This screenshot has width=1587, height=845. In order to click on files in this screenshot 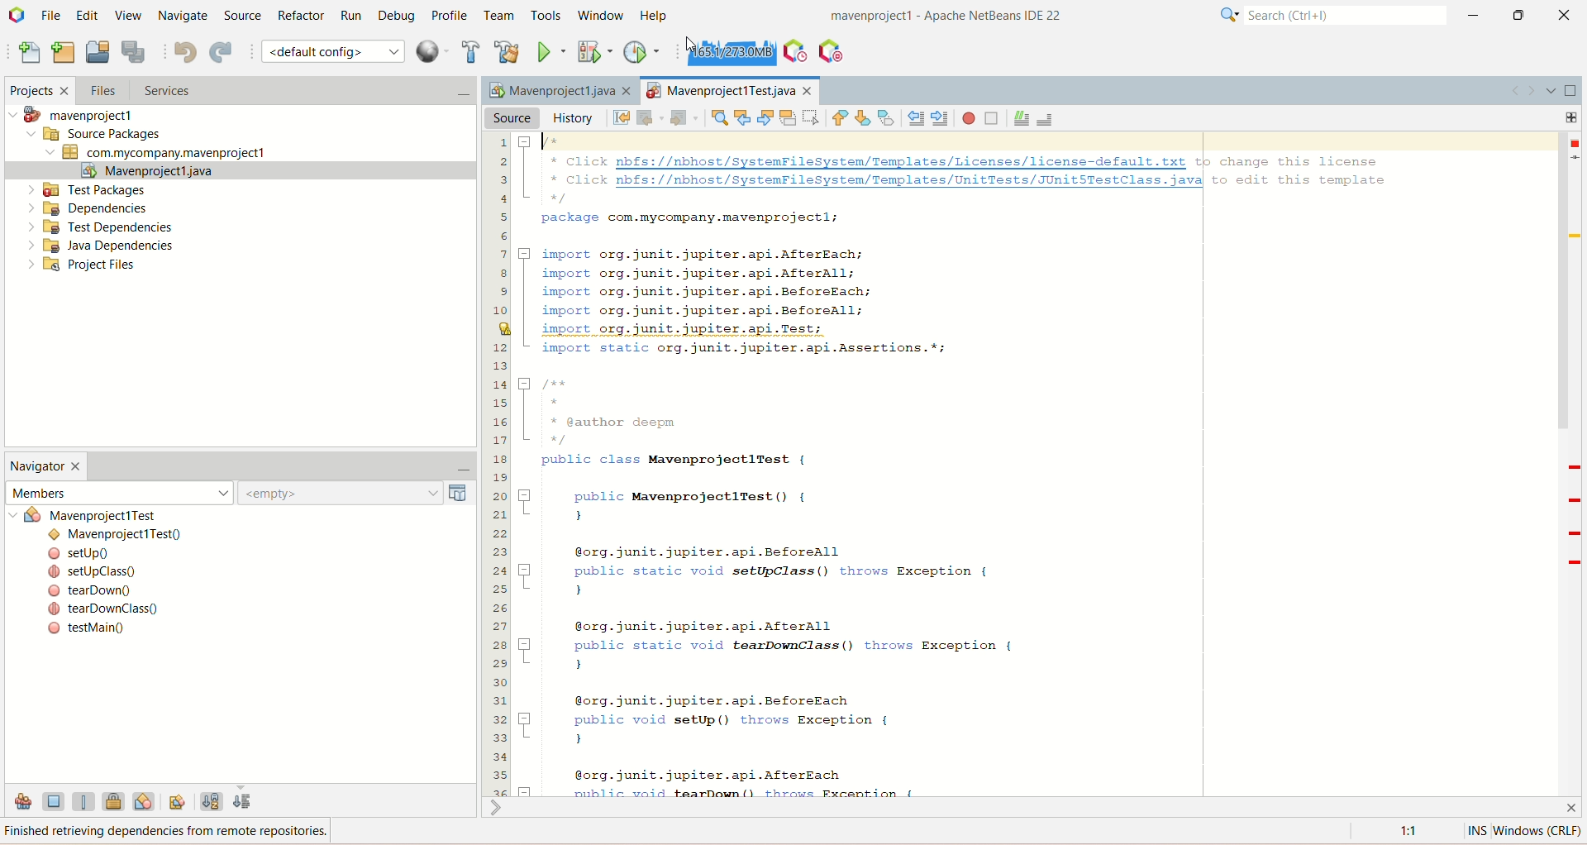, I will do `click(100, 91)`.